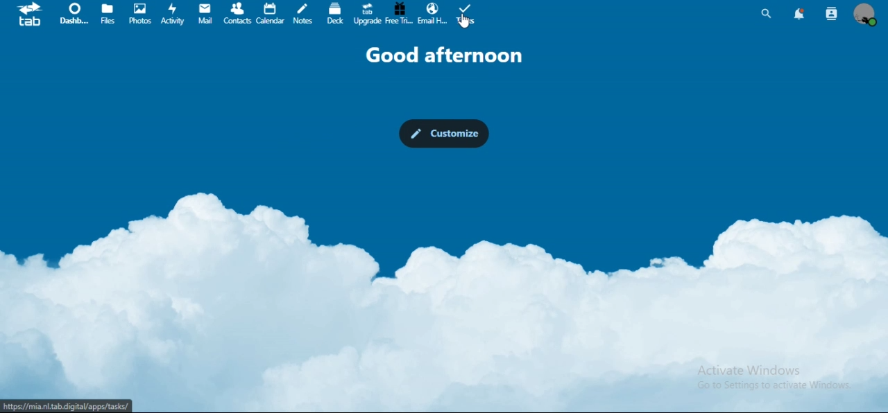 This screenshot has height=413, width=888. What do you see at coordinates (237, 14) in the screenshot?
I see `contacts` at bounding box center [237, 14].